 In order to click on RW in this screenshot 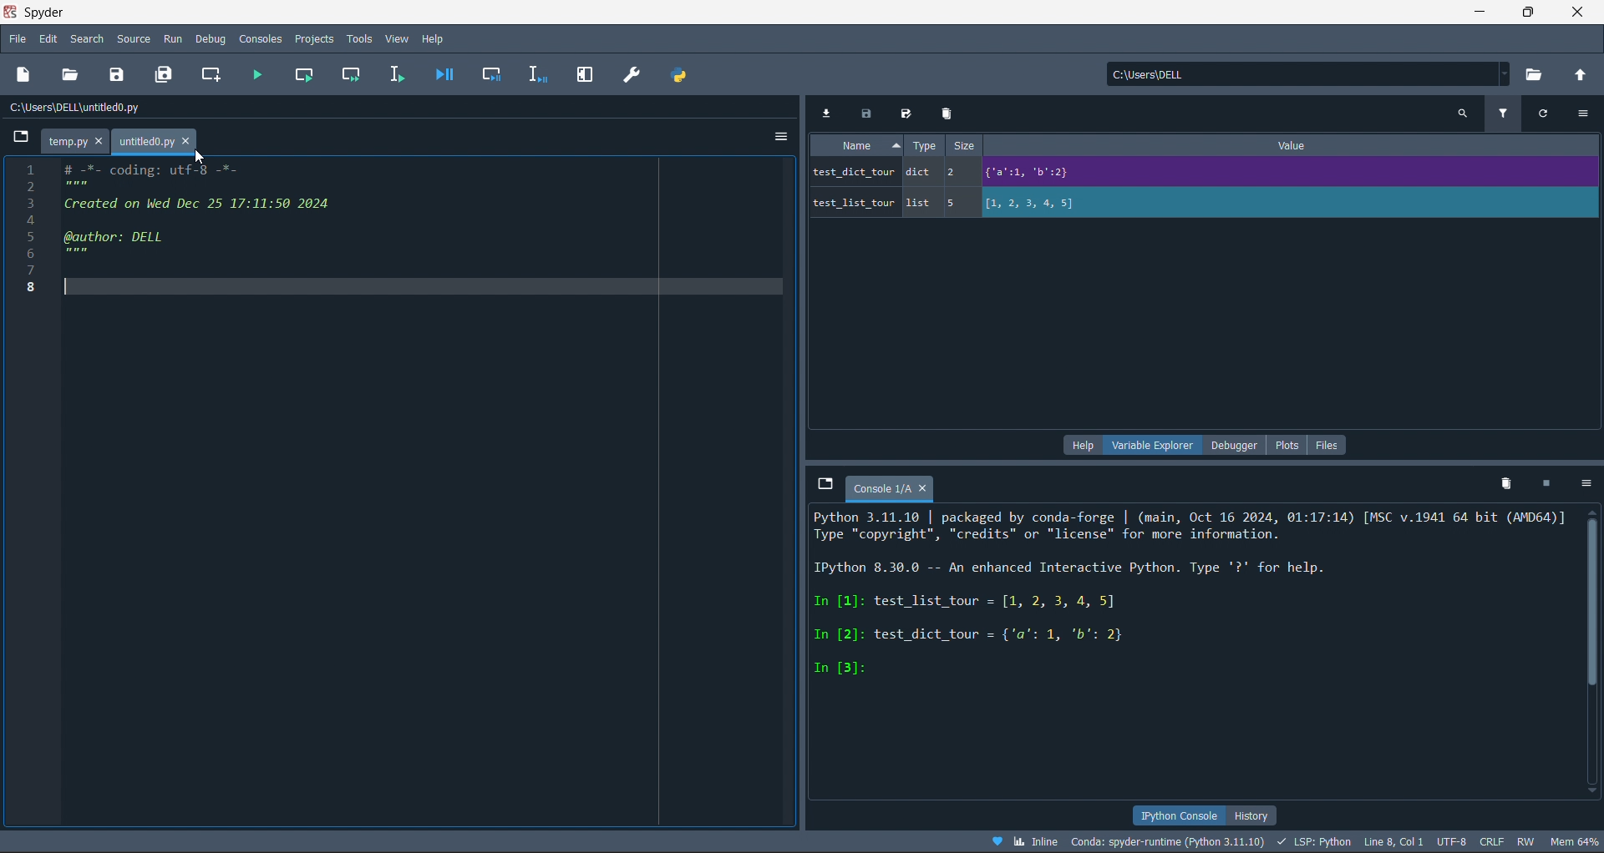, I will do `click(1527, 842)`.